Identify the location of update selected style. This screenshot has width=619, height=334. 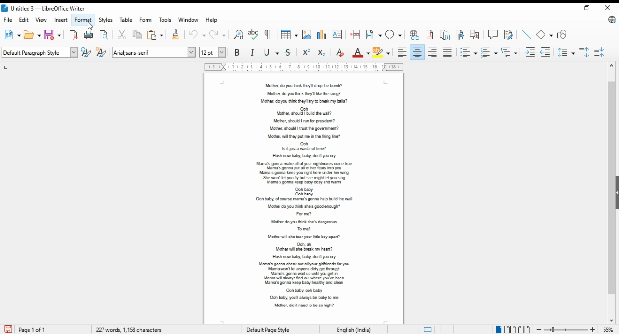
(87, 52).